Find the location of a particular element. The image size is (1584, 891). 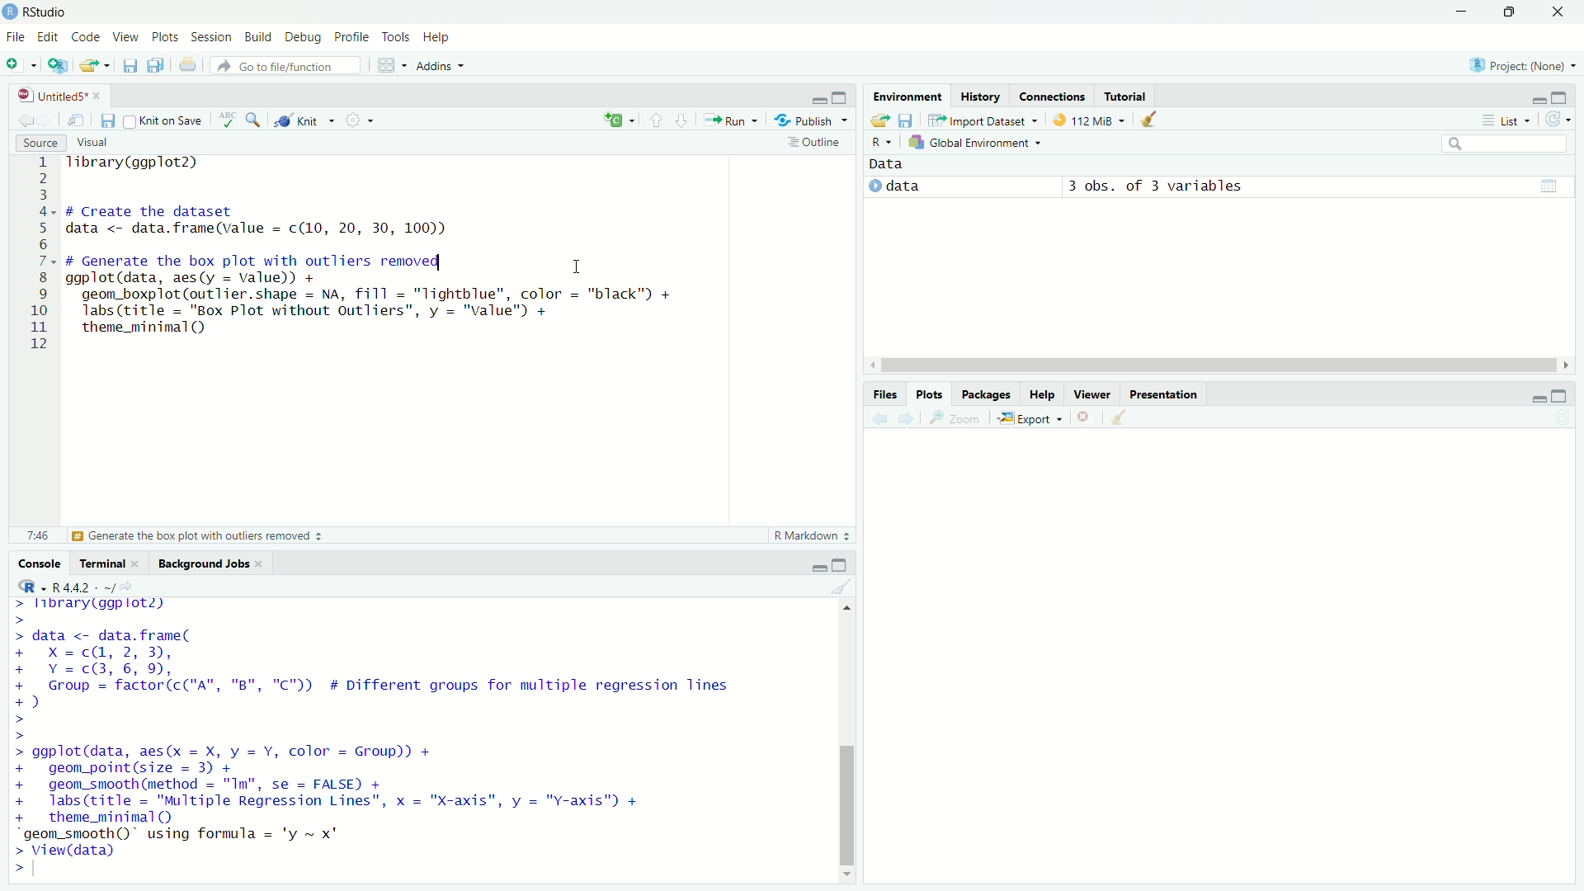

zoom is located at coordinates (959, 420).